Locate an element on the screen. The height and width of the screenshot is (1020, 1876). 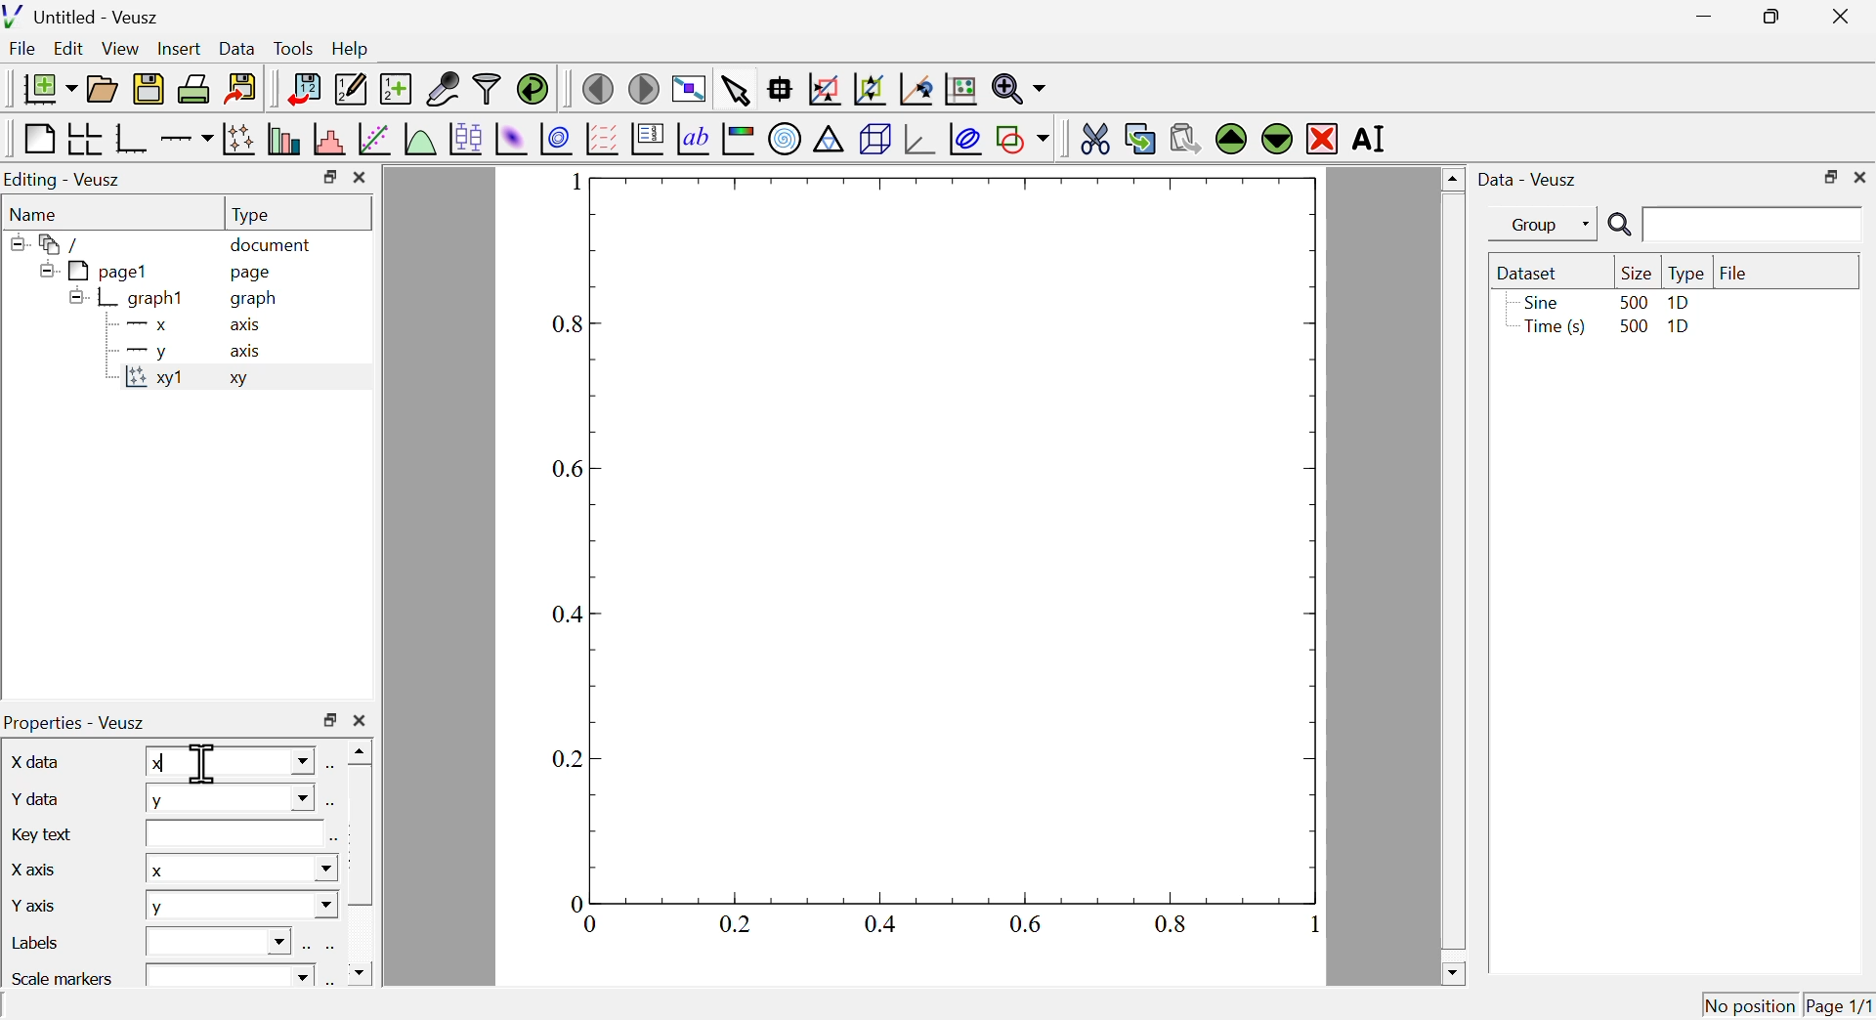
close is located at coordinates (1860, 177).